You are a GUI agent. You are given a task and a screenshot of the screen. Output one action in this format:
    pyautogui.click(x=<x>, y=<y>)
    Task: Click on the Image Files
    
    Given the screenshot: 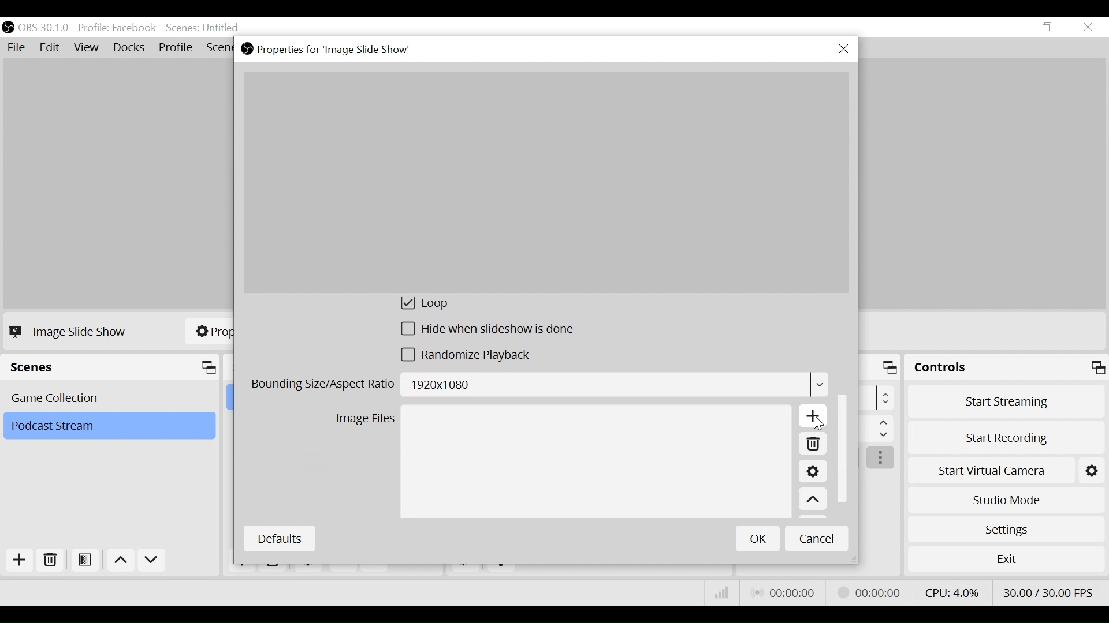 What is the action you would take?
    pyautogui.click(x=365, y=421)
    